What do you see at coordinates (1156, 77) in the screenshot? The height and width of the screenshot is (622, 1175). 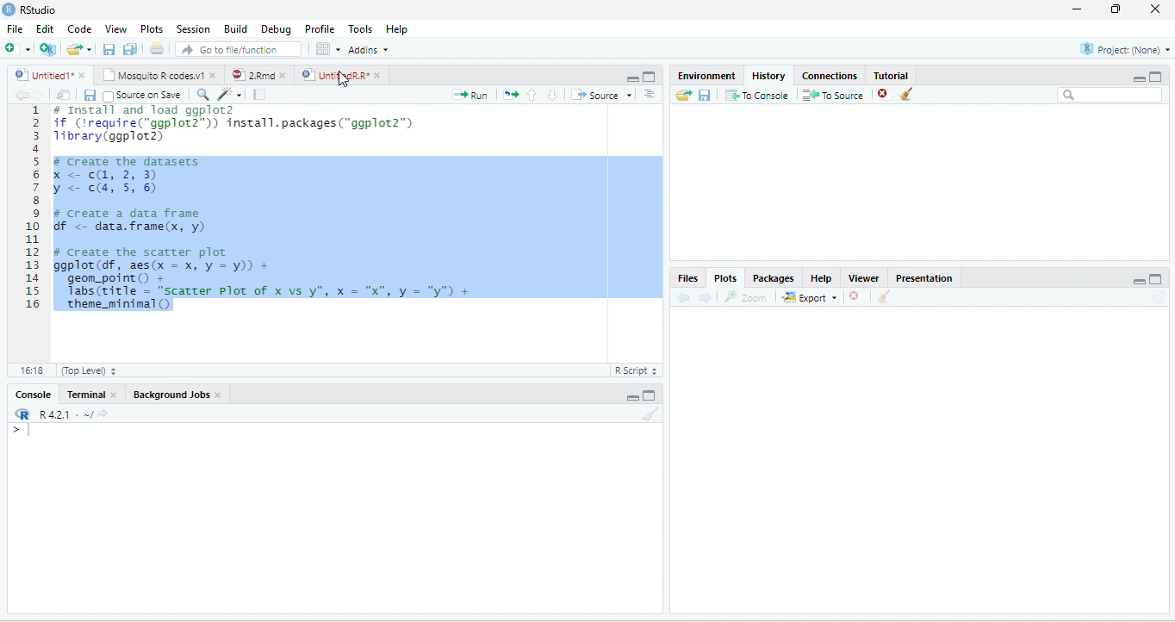 I see `Maximize` at bounding box center [1156, 77].